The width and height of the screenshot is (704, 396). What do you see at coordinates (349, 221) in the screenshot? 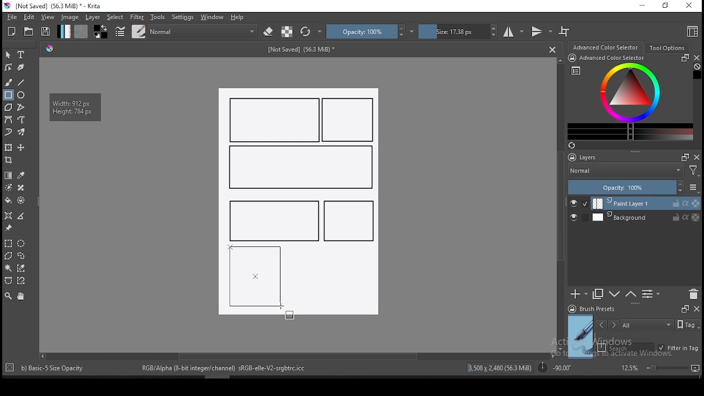
I see `new rectangle` at bounding box center [349, 221].